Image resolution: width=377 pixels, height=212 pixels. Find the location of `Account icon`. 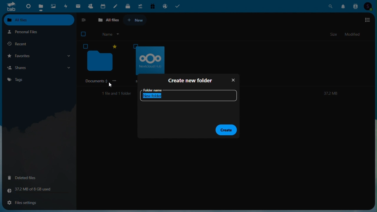

Account icon is located at coordinates (370, 6).